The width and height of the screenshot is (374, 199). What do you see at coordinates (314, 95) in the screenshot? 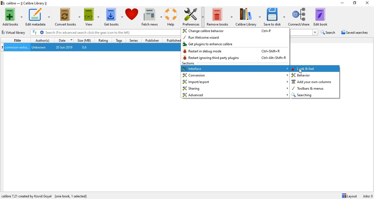
I see `searching` at bounding box center [314, 95].